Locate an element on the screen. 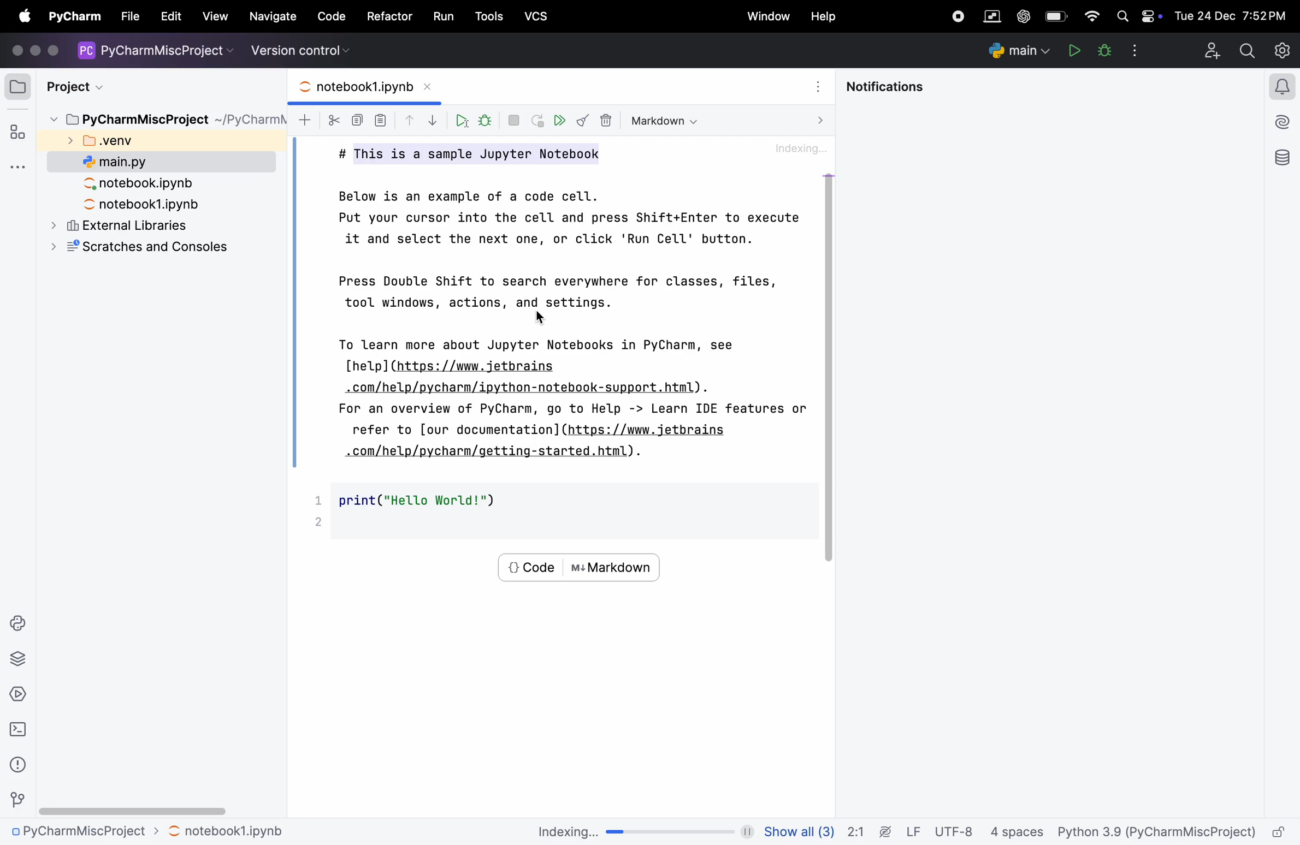  cursor is located at coordinates (545, 322).